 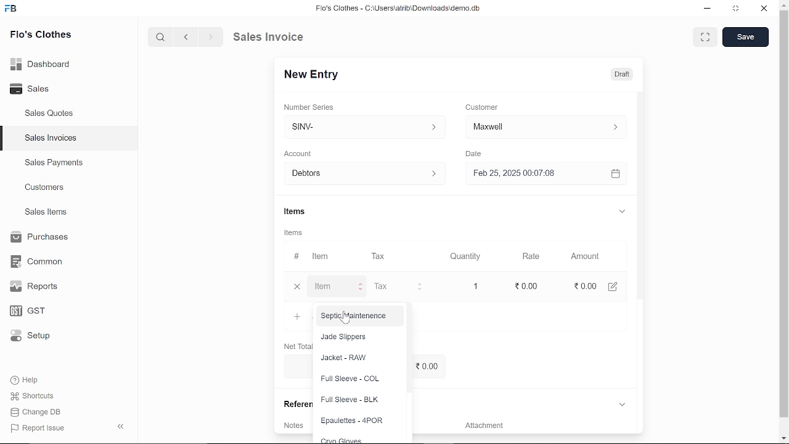 What do you see at coordinates (590, 257) in the screenshot?
I see `Amount` at bounding box center [590, 257].